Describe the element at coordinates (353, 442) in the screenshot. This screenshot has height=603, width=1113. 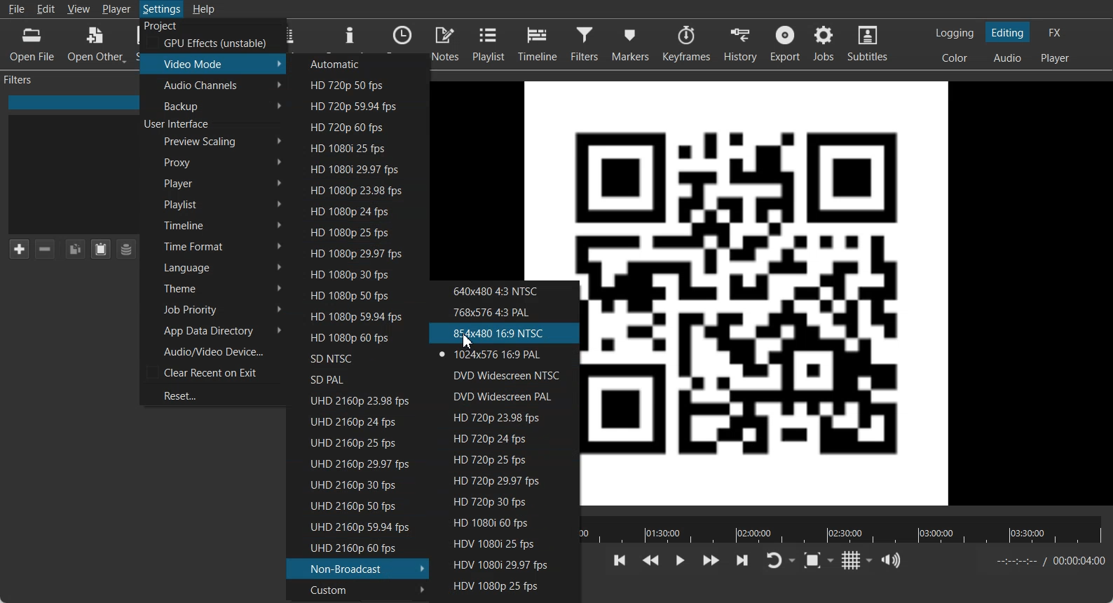
I see `UHD 2160p 25 fps` at that location.